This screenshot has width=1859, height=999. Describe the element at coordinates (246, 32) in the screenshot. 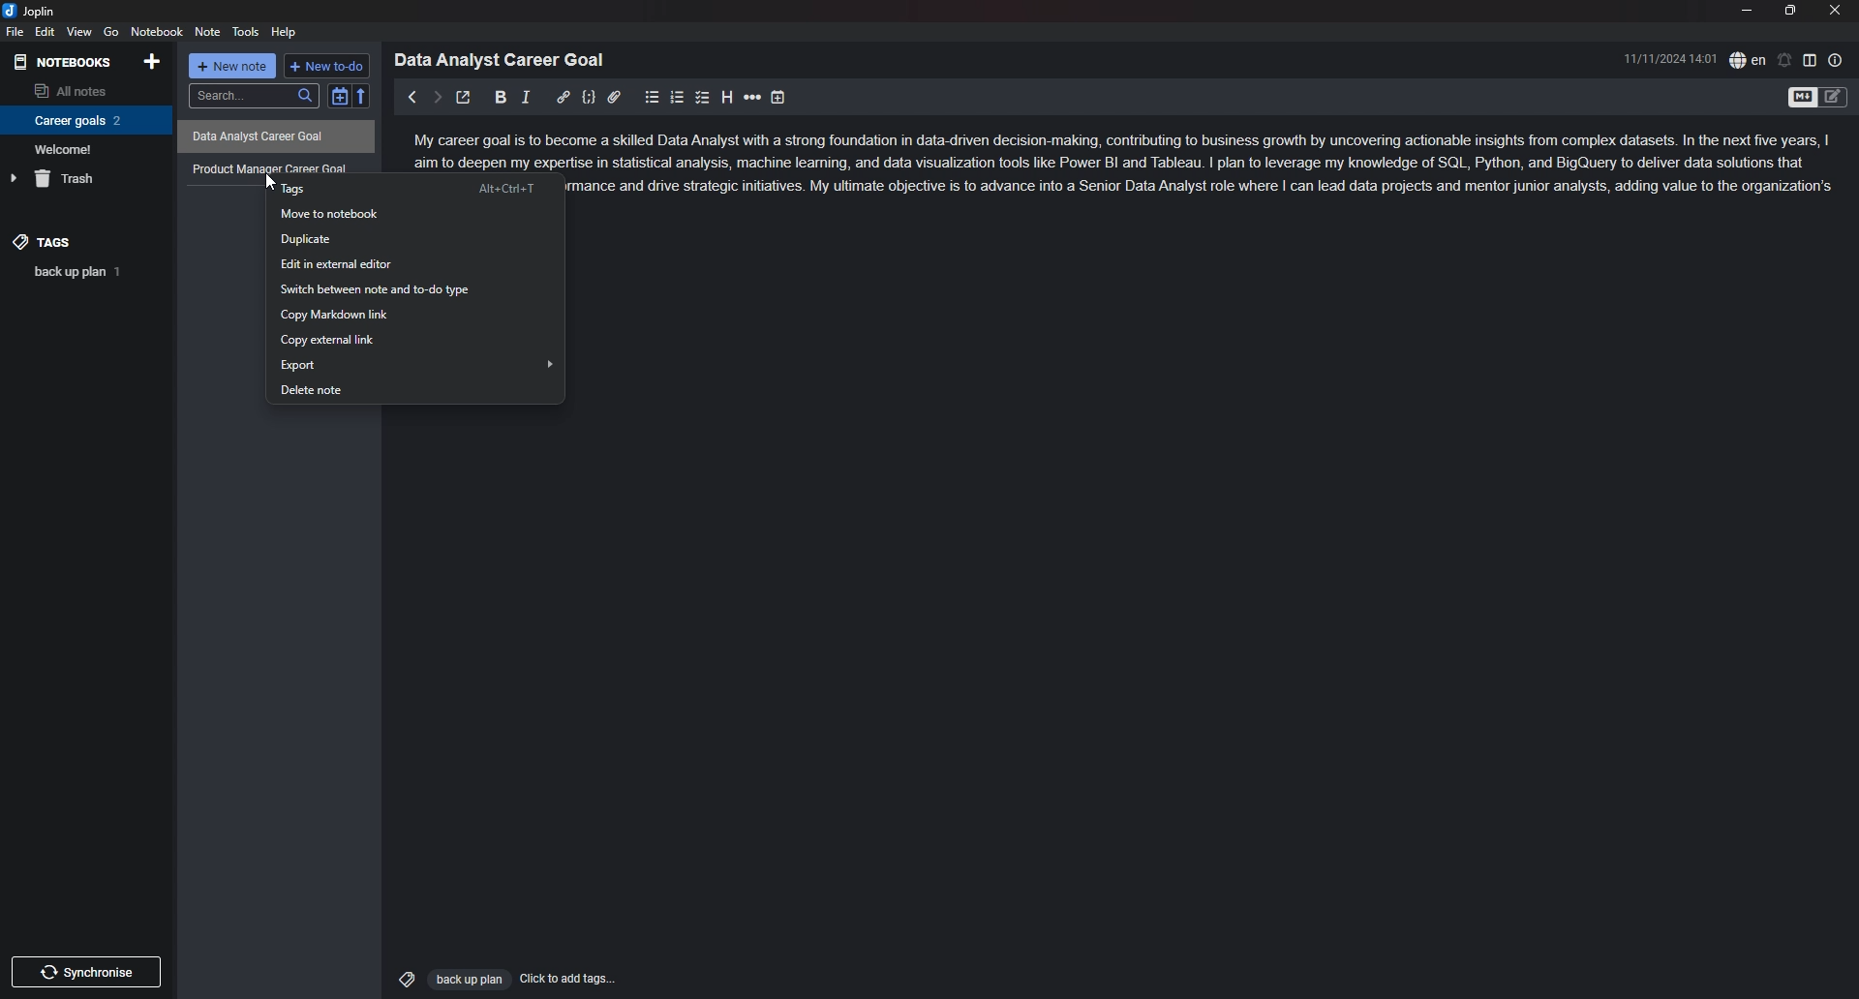

I see `tools` at that location.